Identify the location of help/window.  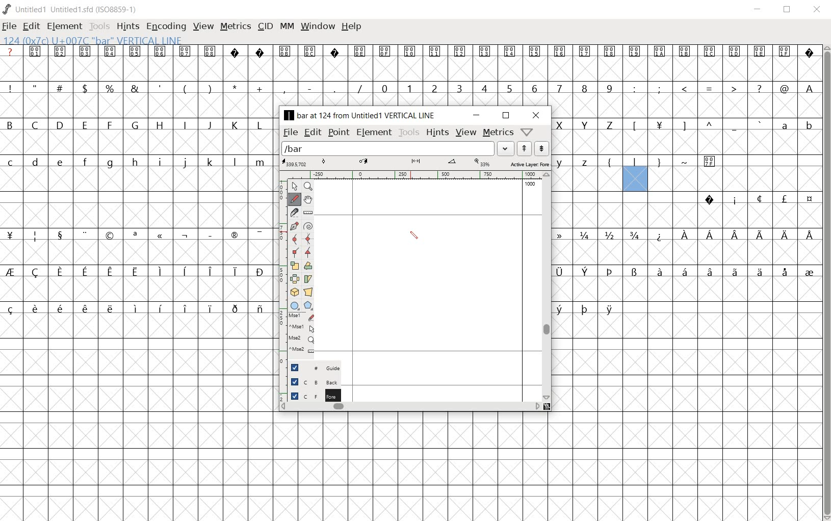
(528, 131).